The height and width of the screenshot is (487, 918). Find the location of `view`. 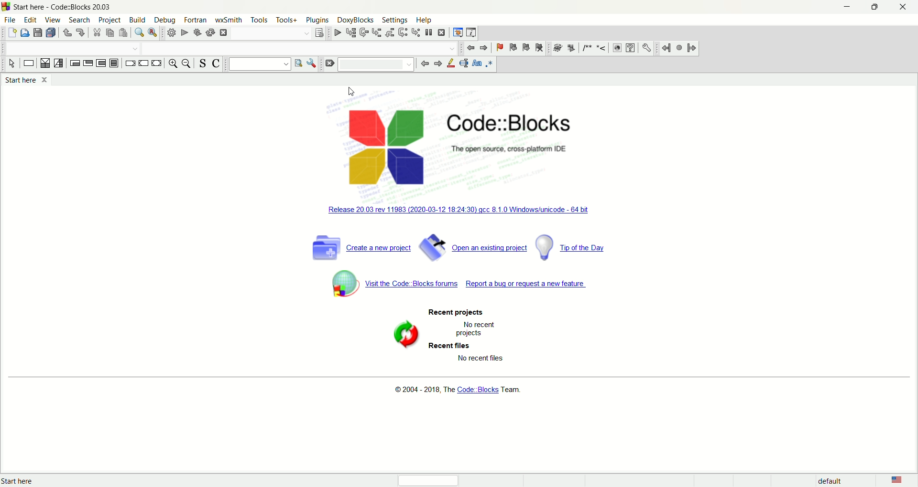

view is located at coordinates (54, 21).